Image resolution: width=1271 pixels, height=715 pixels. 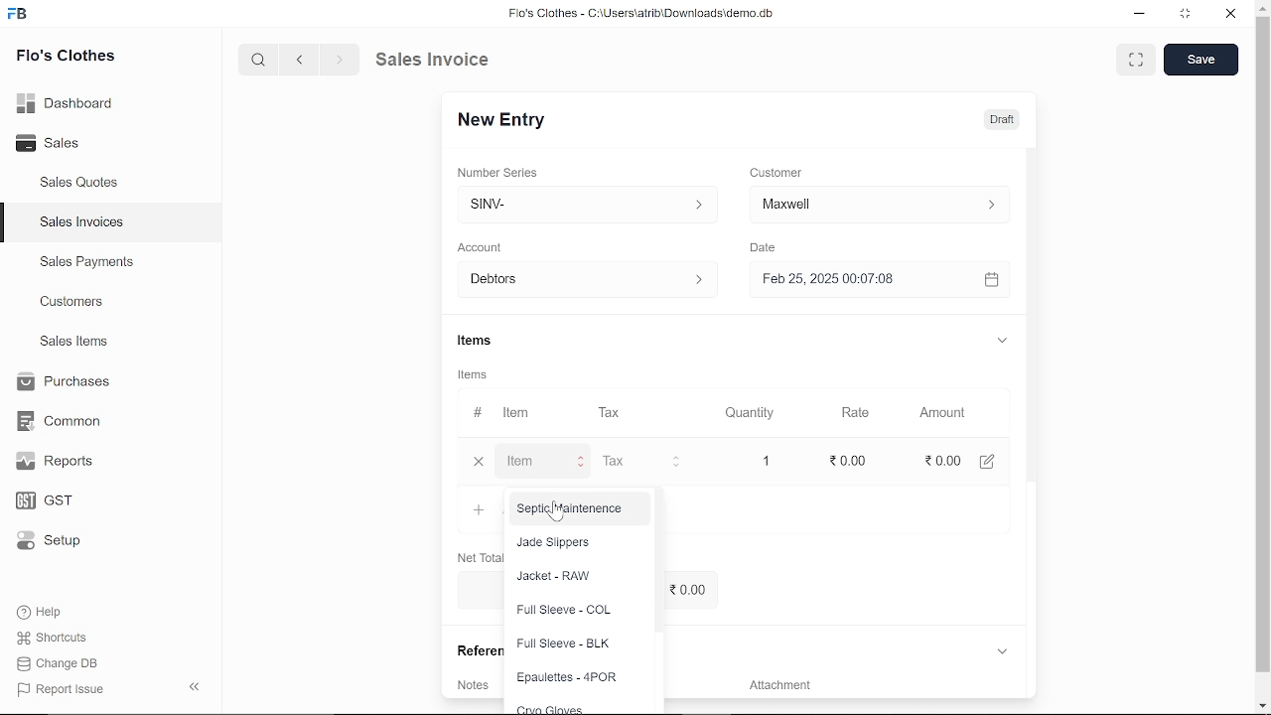 I want to click on Setup, so click(x=54, y=540).